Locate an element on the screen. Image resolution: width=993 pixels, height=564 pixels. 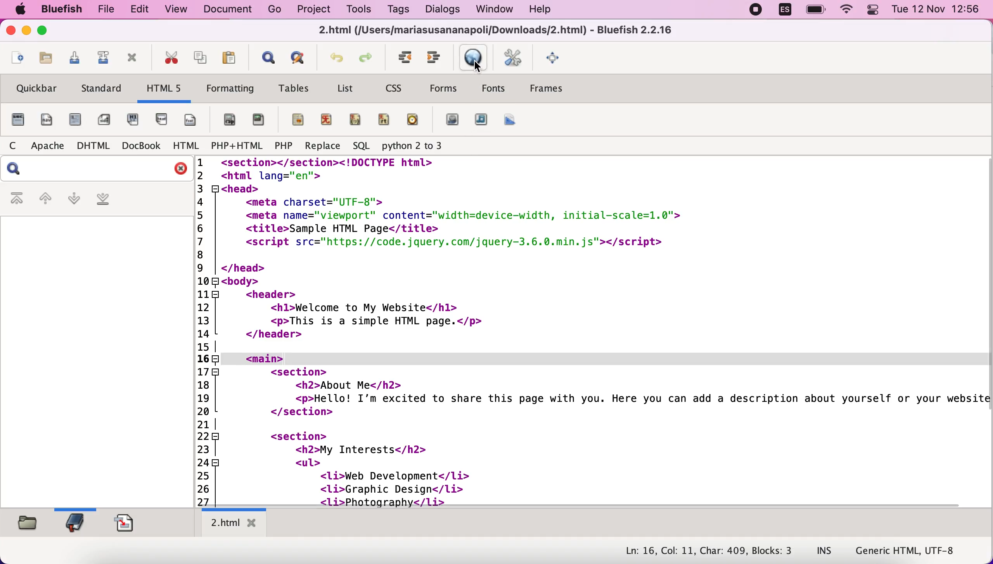
filebrowser is located at coordinates (28, 524).